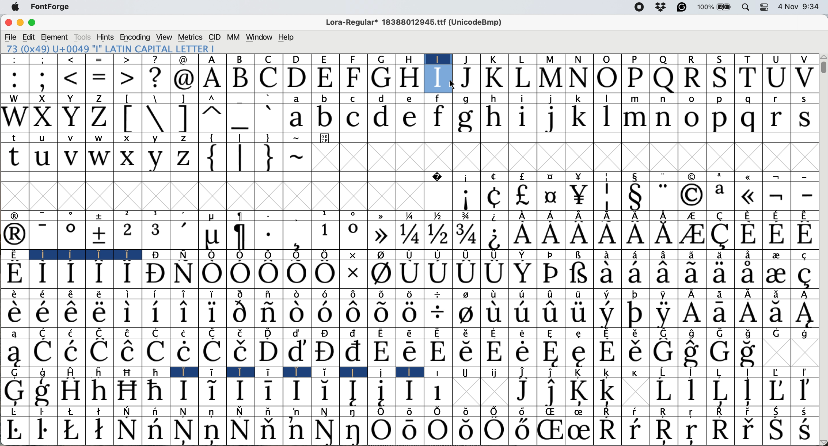  I want to click on `, so click(268, 117).